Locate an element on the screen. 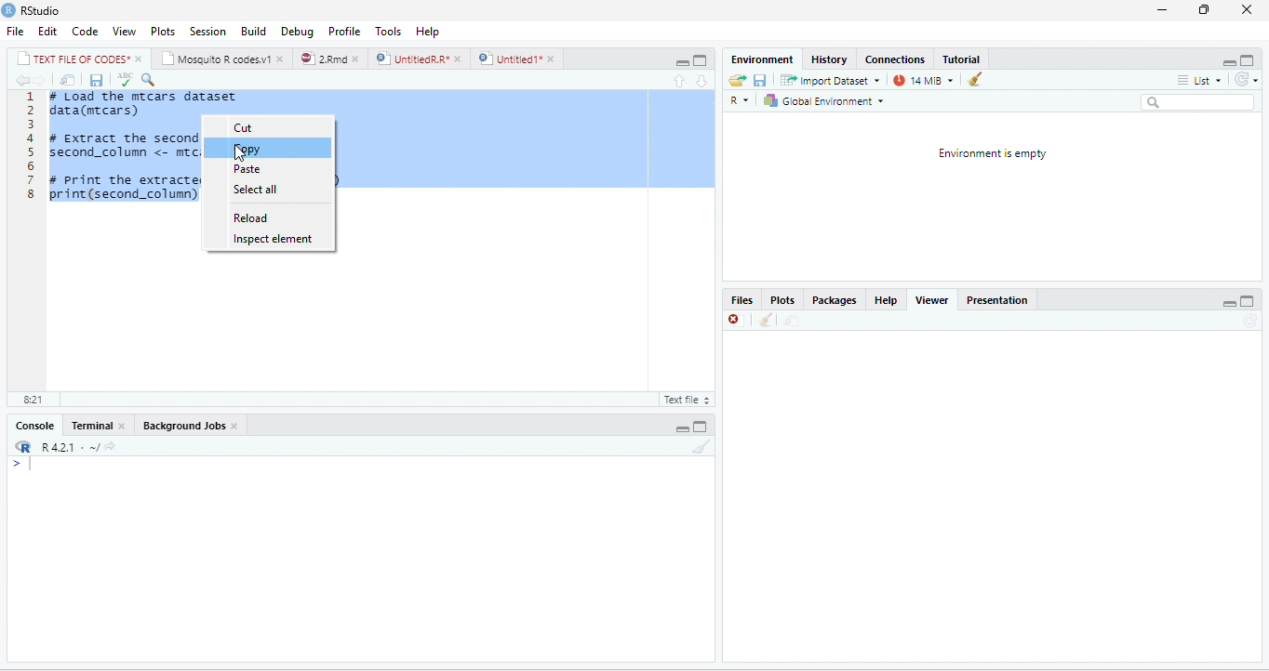 Image resolution: width=1269 pixels, height=671 pixels. next is located at coordinates (43, 81).